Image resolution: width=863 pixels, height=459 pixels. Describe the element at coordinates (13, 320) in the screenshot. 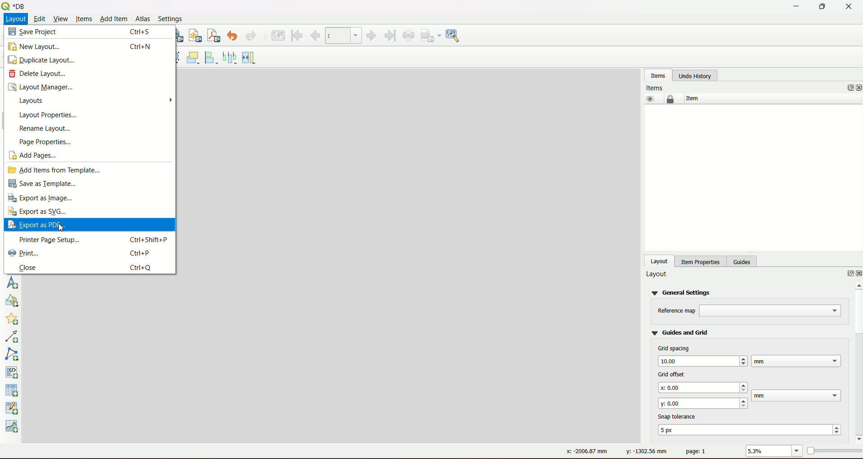

I see `add marker` at that location.